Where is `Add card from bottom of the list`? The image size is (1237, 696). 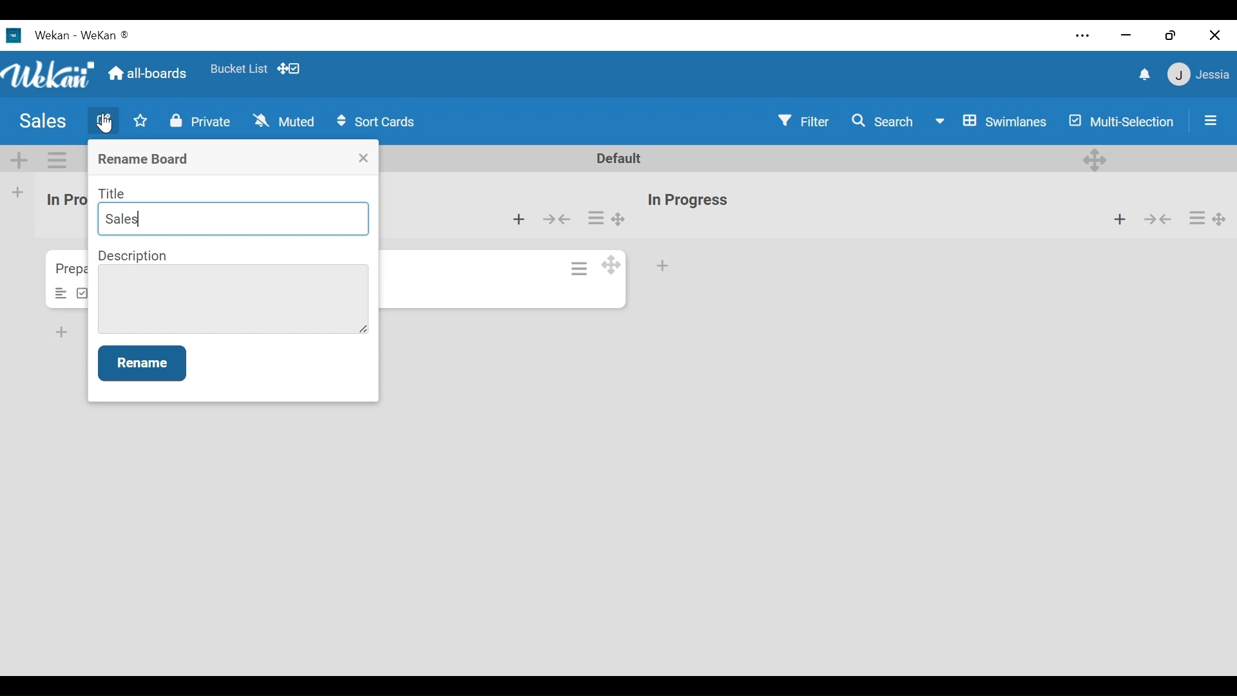
Add card from bottom of the list is located at coordinates (519, 220).